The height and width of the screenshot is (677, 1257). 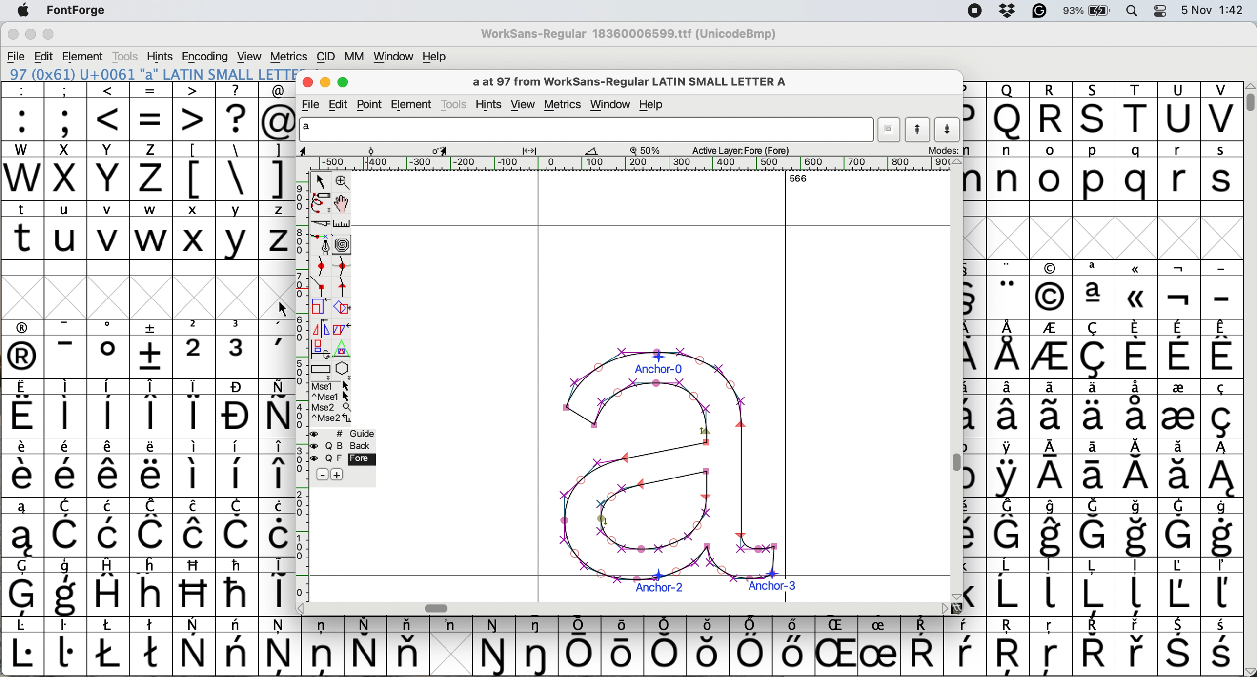 I want to click on show next letter, so click(x=952, y=129).